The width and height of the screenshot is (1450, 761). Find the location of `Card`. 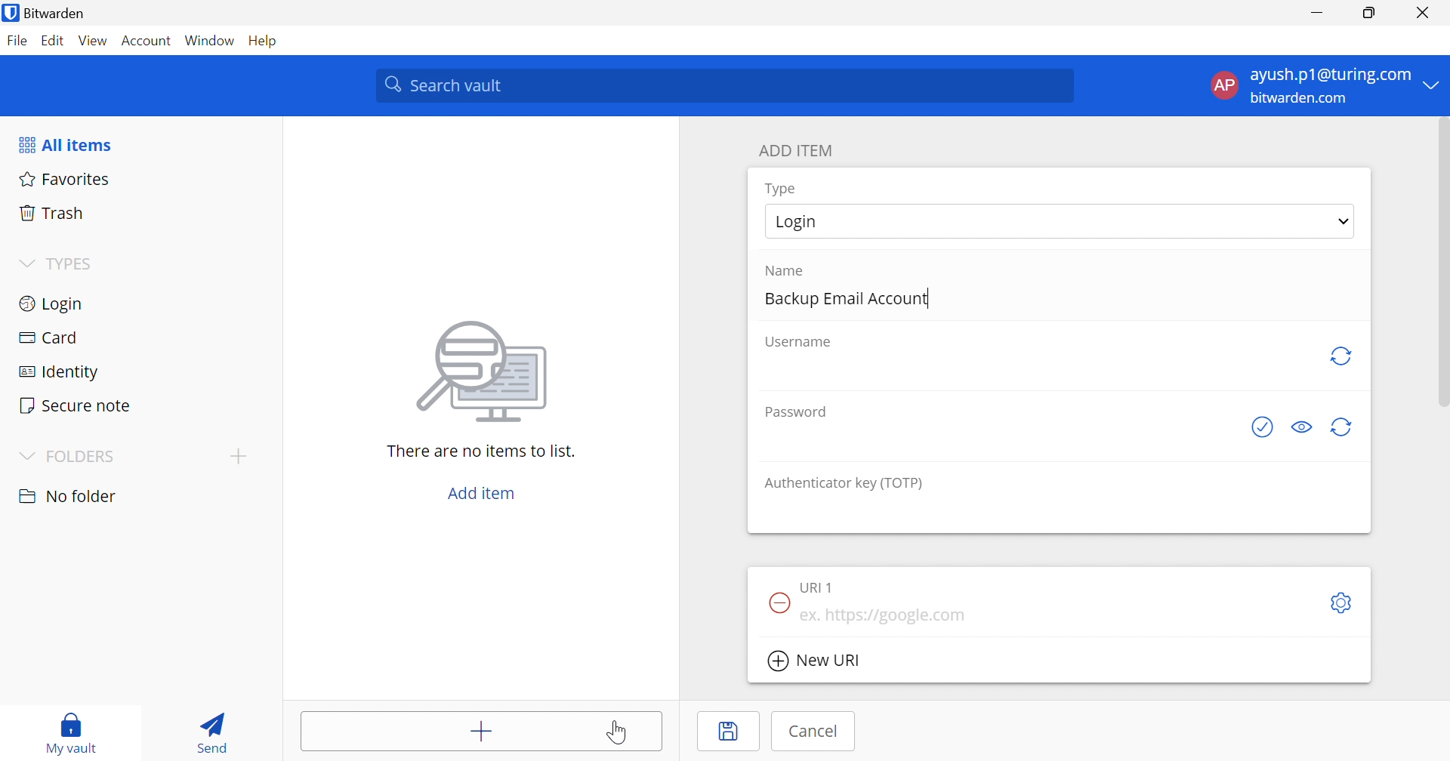

Card is located at coordinates (48, 339).